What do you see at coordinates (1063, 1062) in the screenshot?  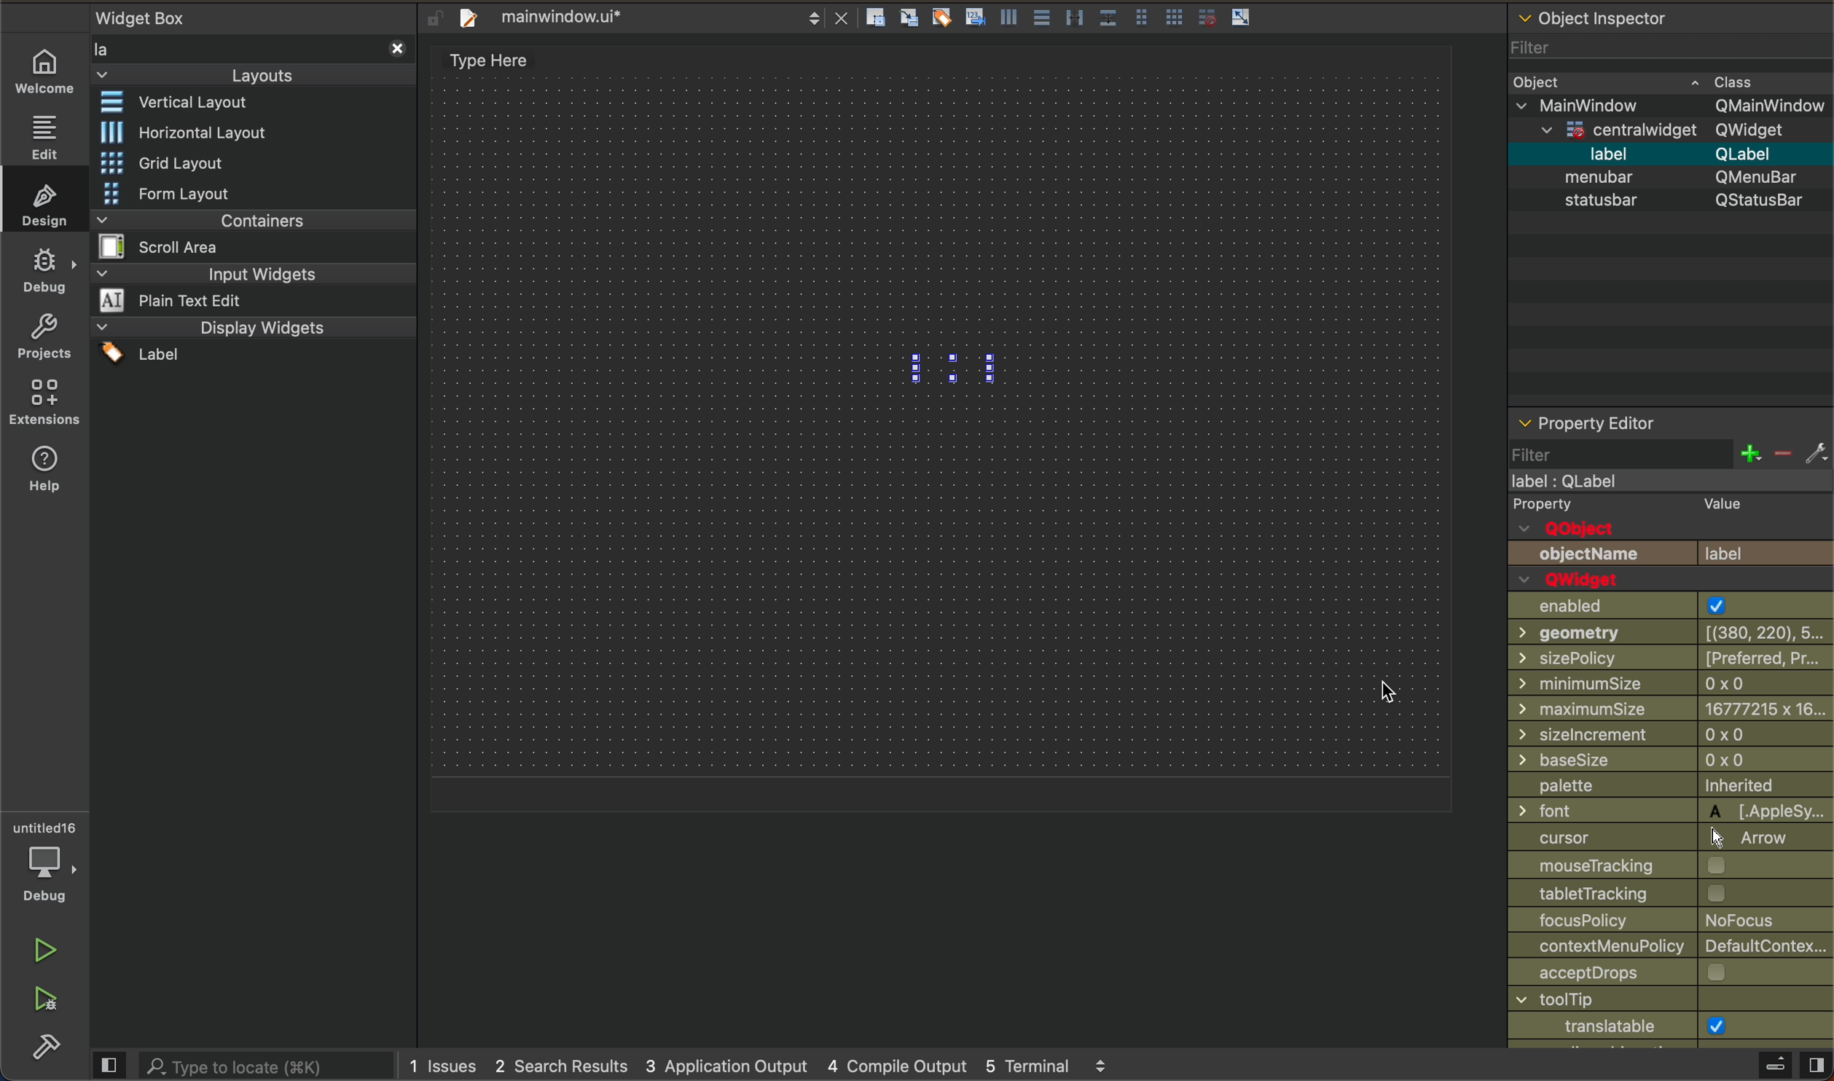 I see `5 terminal` at bounding box center [1063, 1062].